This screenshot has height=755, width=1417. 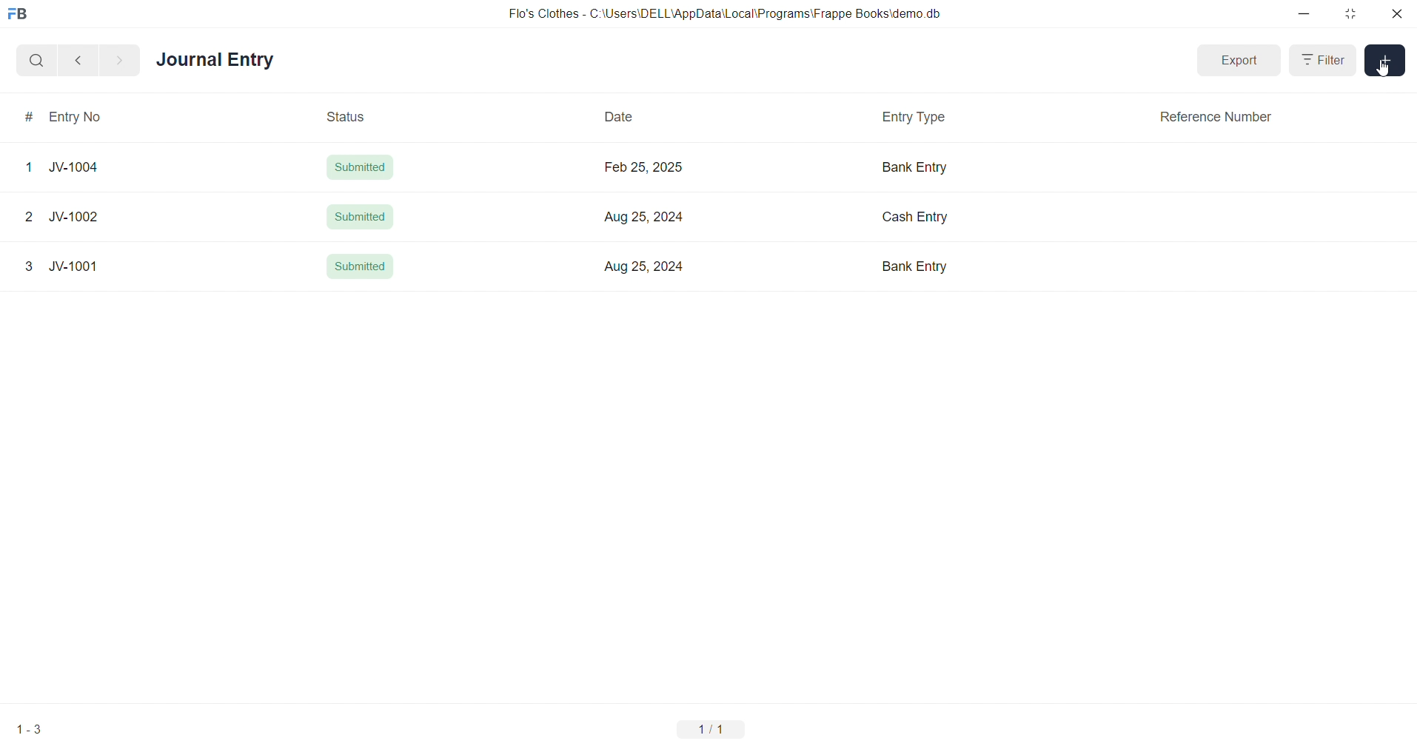 What do you see at coordinates (646, 266) in the screenshot?
I see `Aug 25, 2024` at bounding box center [646, 266].